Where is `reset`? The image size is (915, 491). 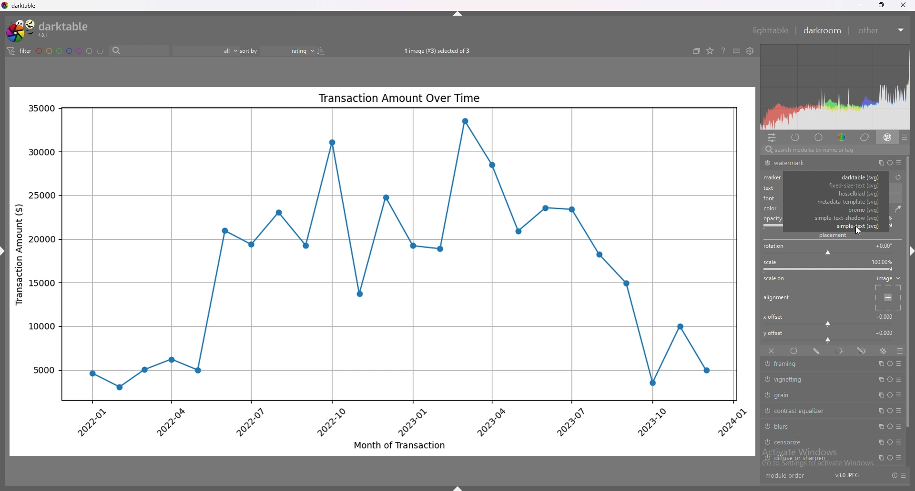 reset is located at coordinates (888, 457).